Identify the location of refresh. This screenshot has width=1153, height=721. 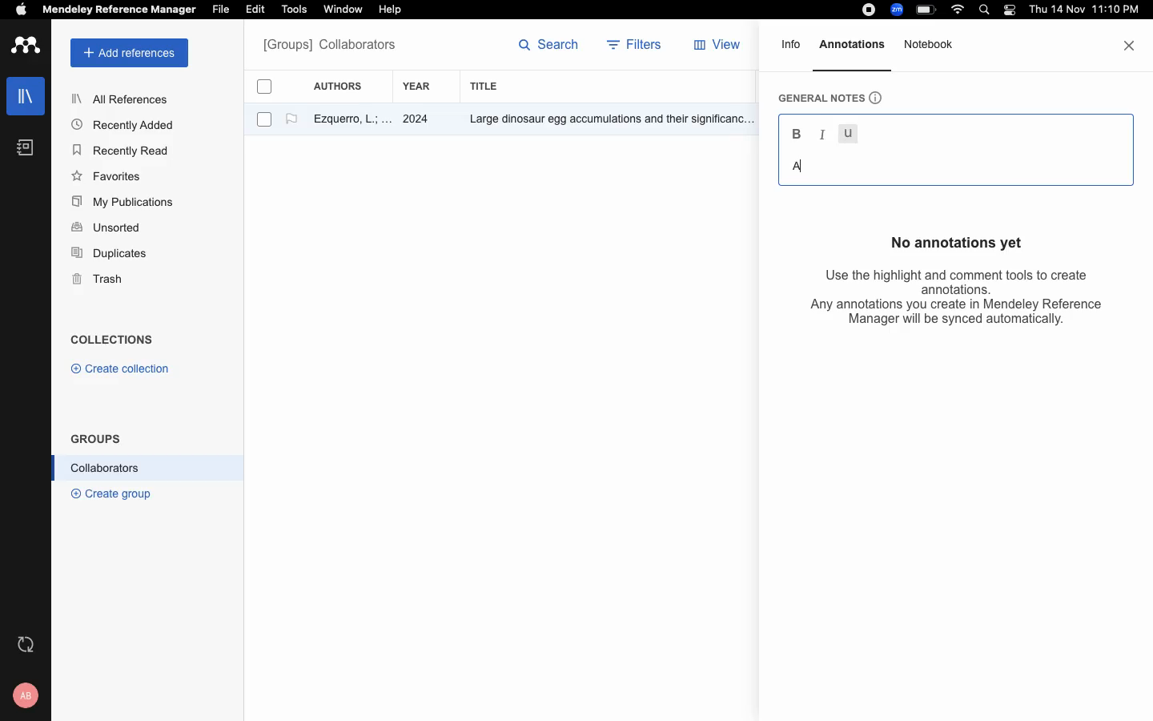
(28, 644).